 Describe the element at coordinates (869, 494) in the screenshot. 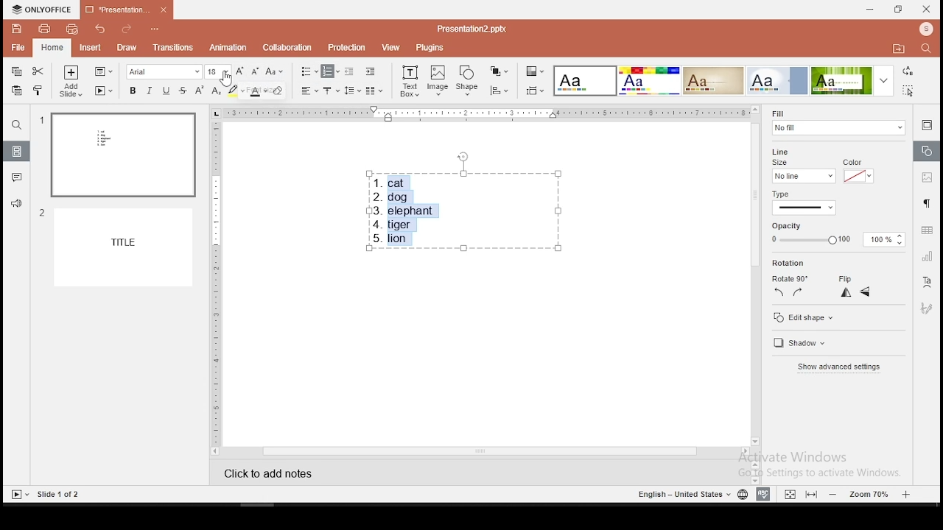

I see `zoom level` at that location.